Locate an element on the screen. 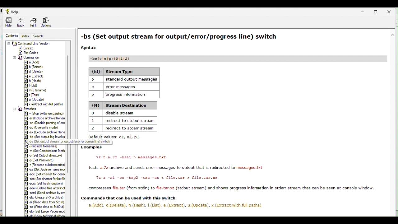  Back is located at coordinates (22, 24).